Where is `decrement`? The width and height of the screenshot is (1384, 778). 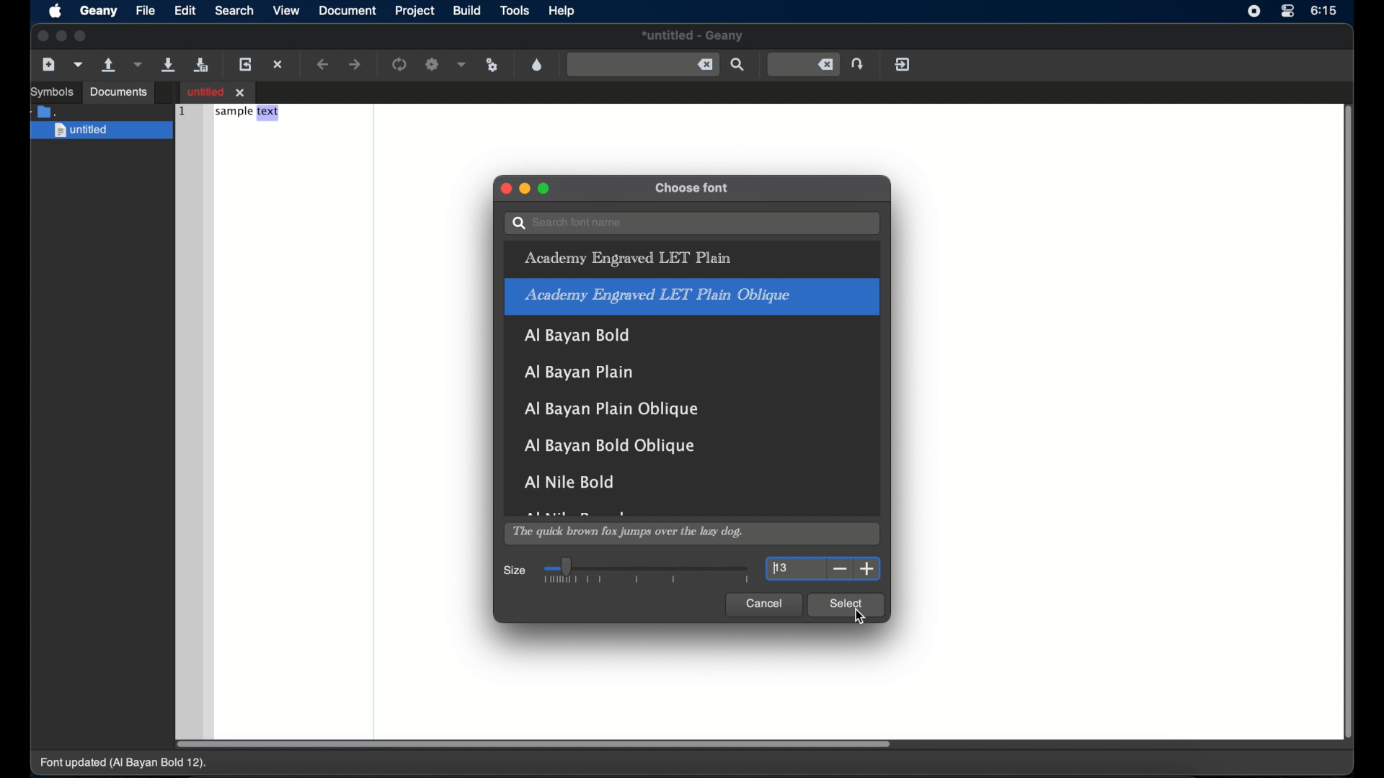 decrement is located at coordinates (840, 569).